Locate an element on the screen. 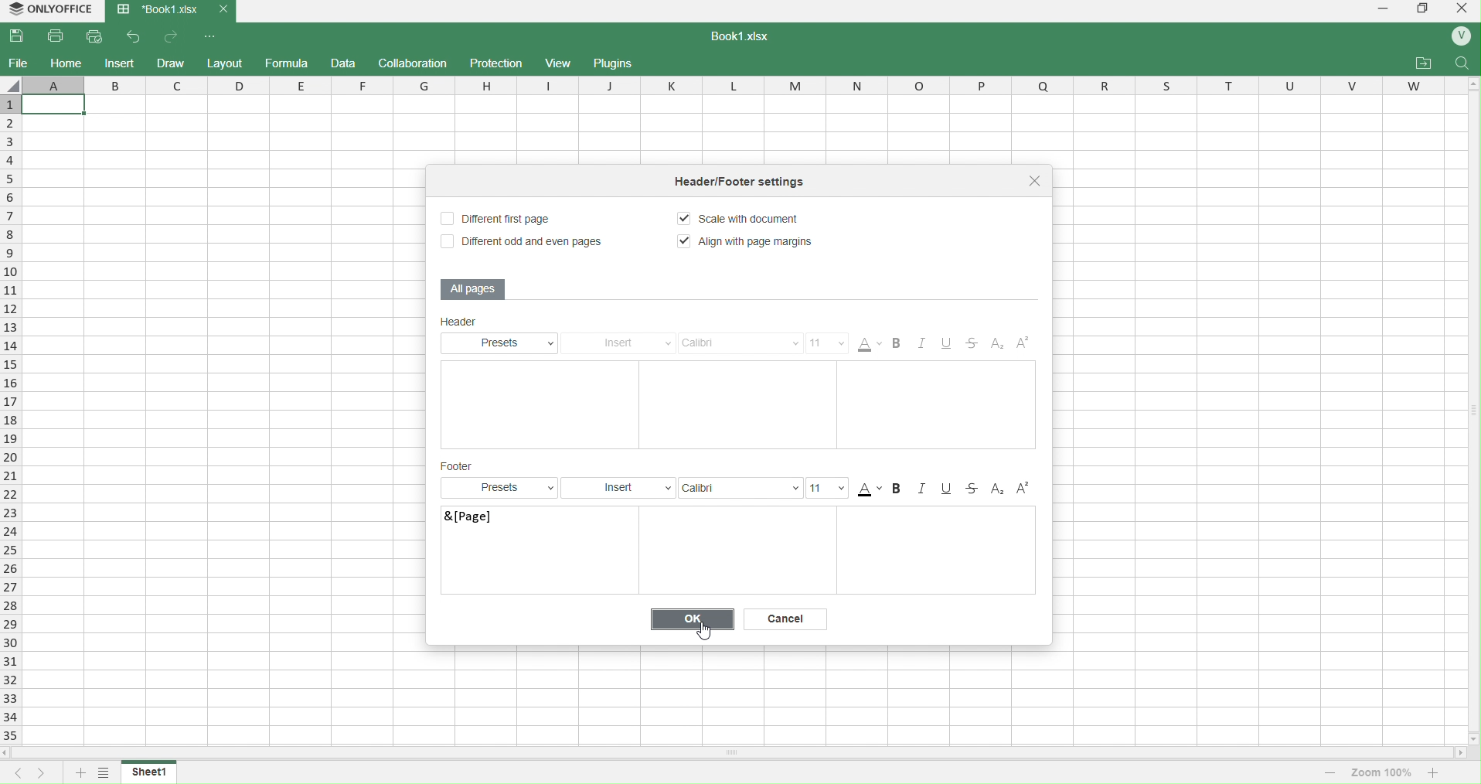 This screenshot has width=1481, height=784. column is located at coordinates (744, 84).